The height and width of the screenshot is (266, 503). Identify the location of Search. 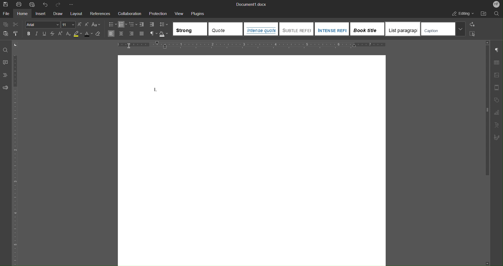
(497, 14).